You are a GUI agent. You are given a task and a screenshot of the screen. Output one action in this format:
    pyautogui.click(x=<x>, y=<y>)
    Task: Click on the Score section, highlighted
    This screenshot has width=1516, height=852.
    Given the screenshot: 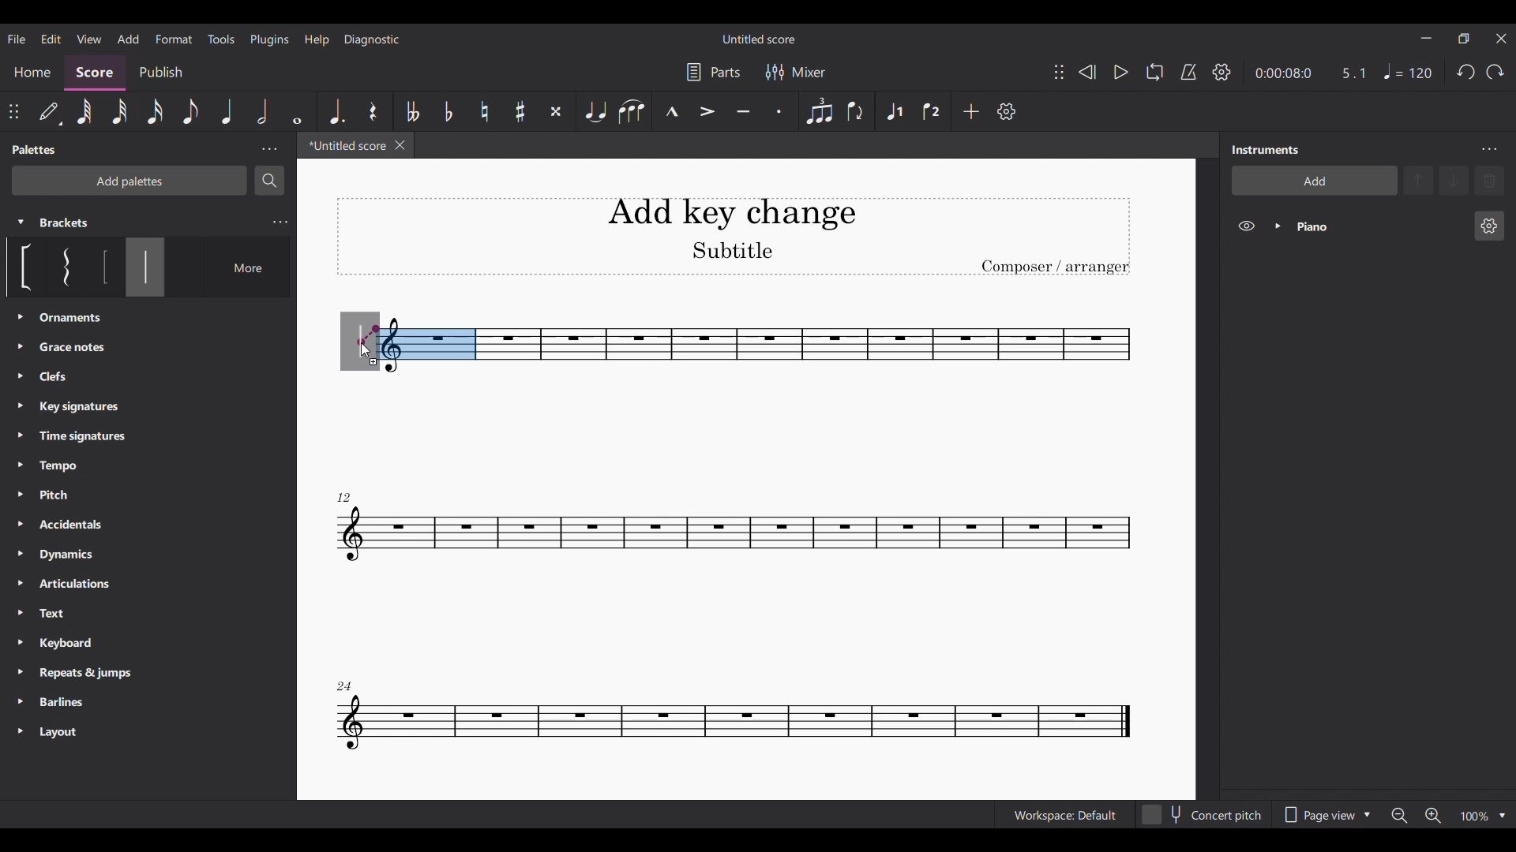 What is the action you would take?
    pyautogui.click(x=94, y=73)
    